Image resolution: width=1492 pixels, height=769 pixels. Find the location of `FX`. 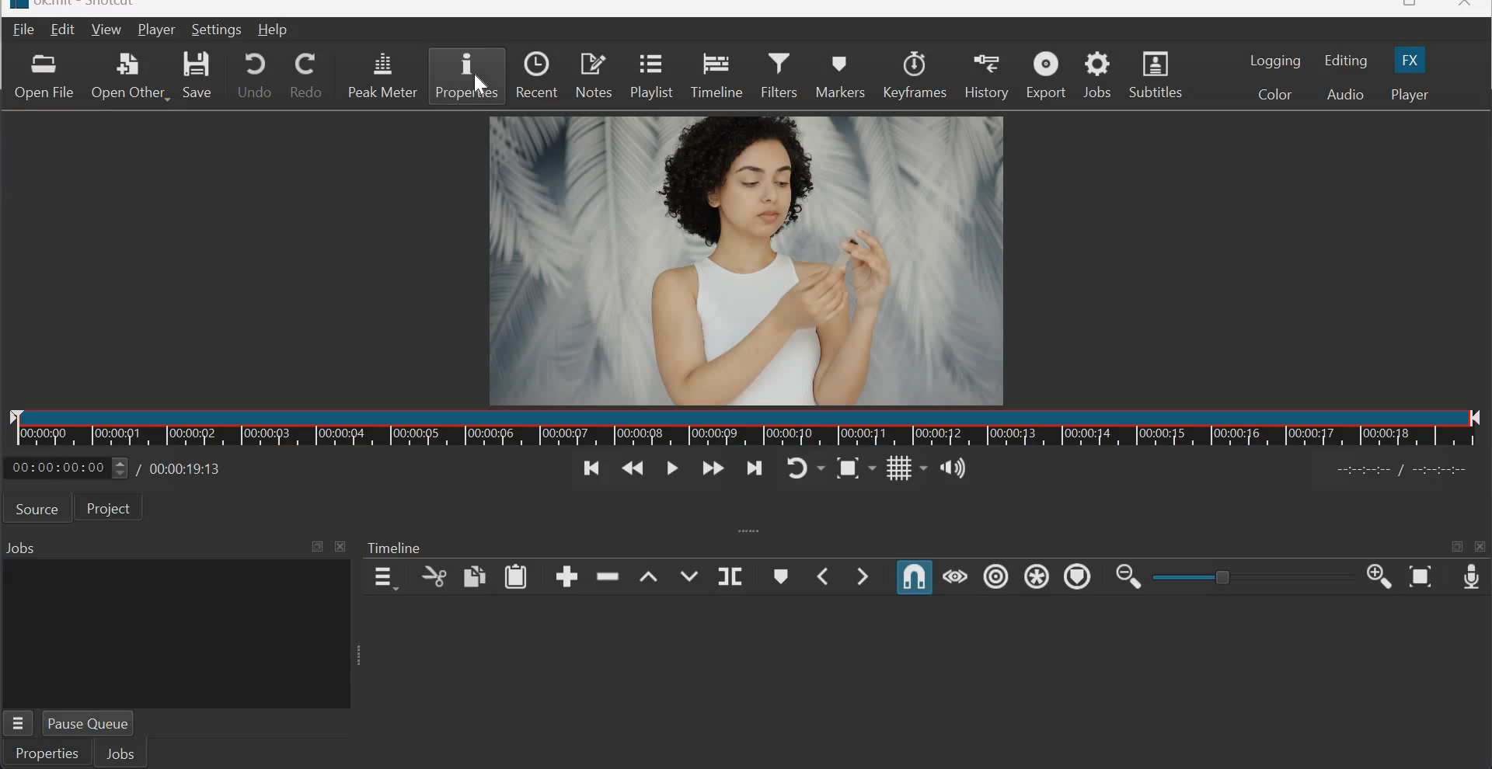

FX is located at coordinates (1411, 58).